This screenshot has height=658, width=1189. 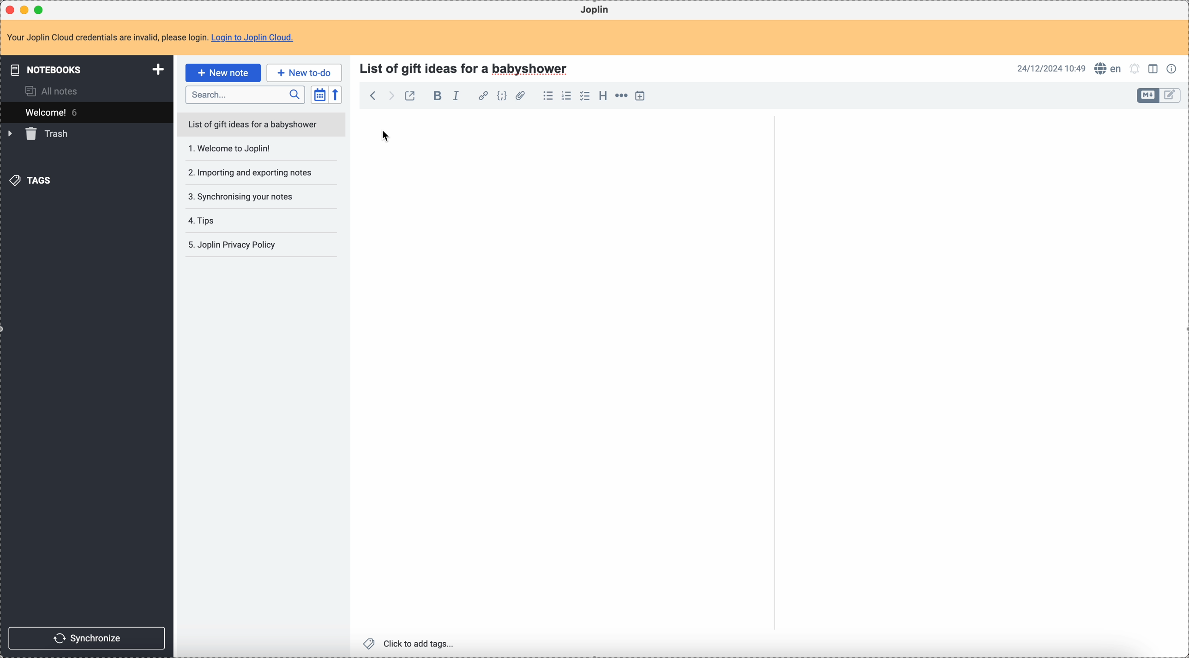 What do you see at coordinates (1171, 96) in the screenshot?
I see `toggle edit layout` at bounding box center [1171, 96].